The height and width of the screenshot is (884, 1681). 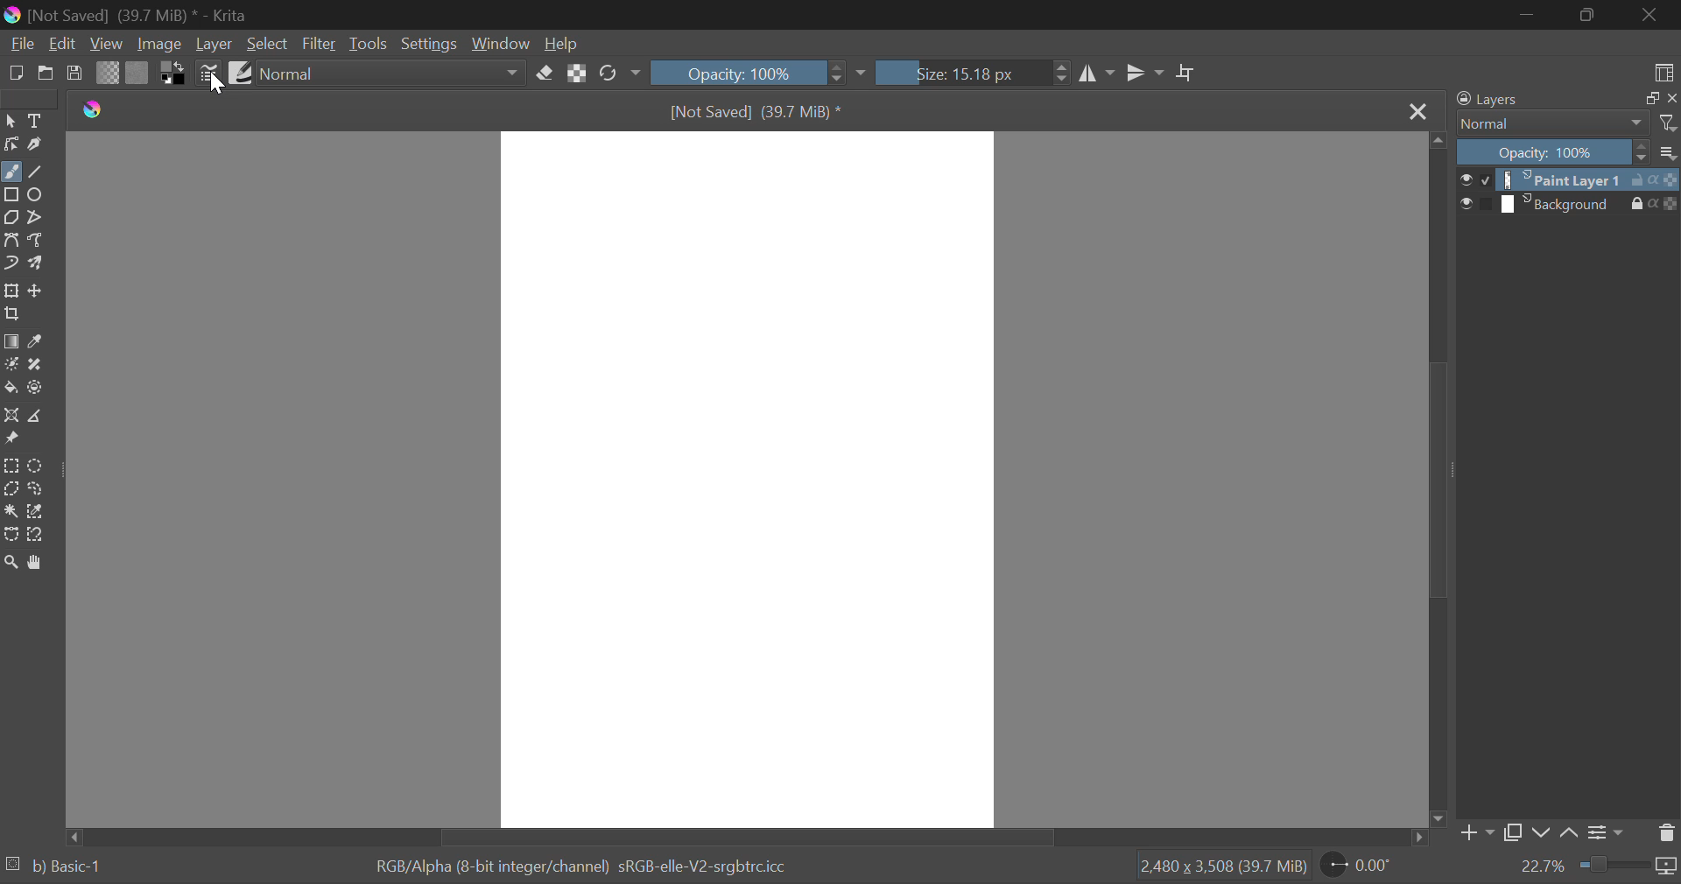 What do you see at coordinates (11, 122) in the screenshot?
I see `Select` at bounding box center [11, 122].